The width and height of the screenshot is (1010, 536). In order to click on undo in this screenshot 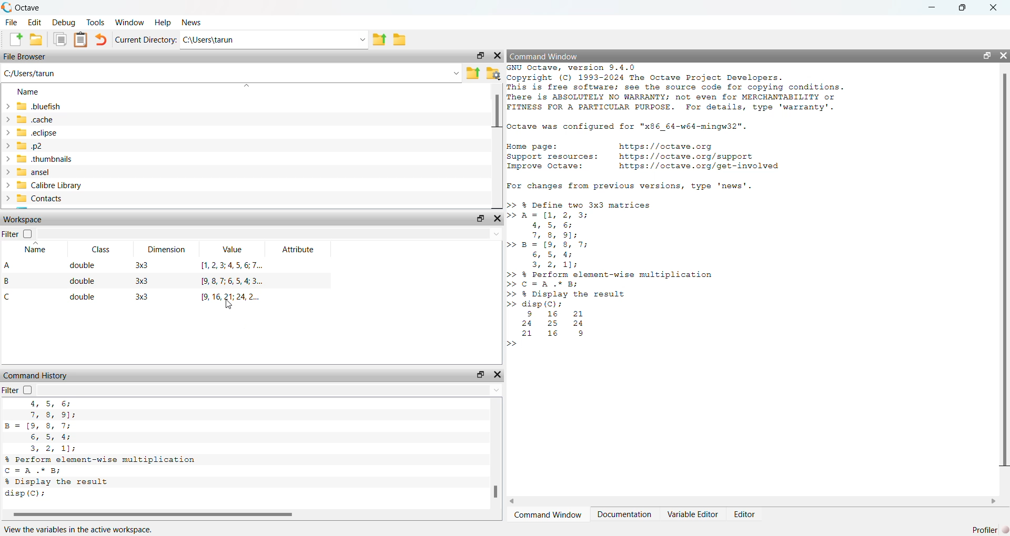, I will do `click(101, 40)`.